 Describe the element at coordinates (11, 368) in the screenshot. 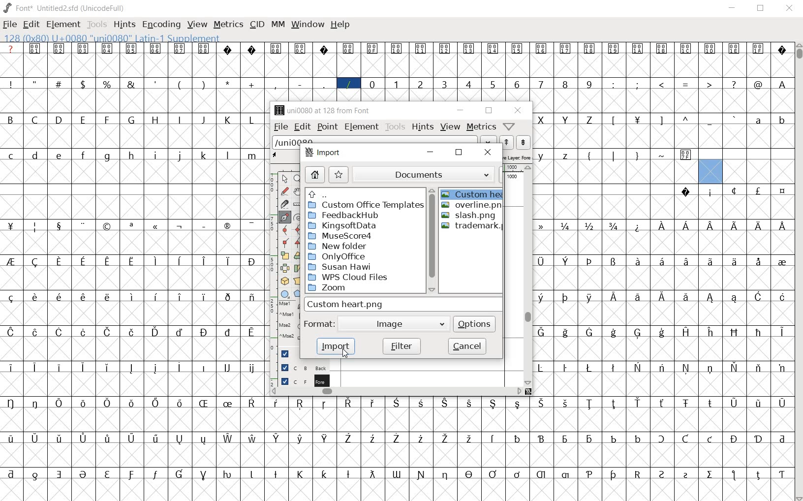

I see `glyph` at that location.